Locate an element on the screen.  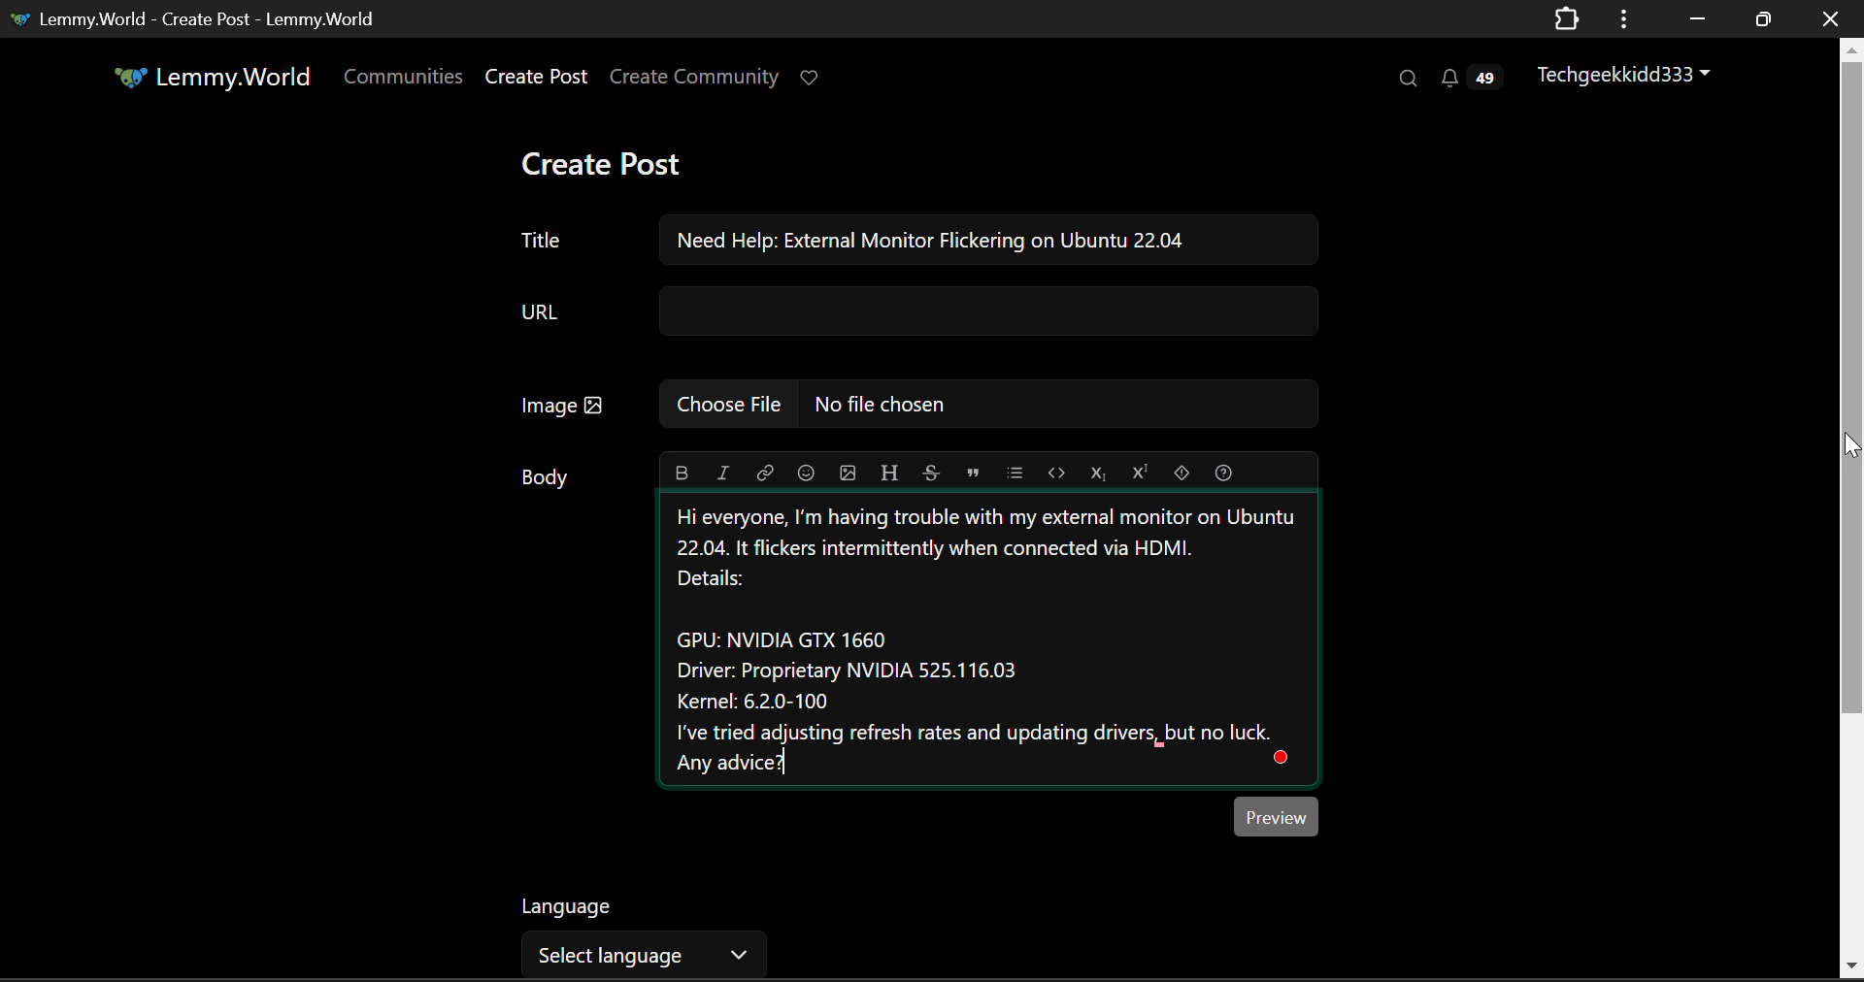
Insert Picture is located at coordinates (849, 475).